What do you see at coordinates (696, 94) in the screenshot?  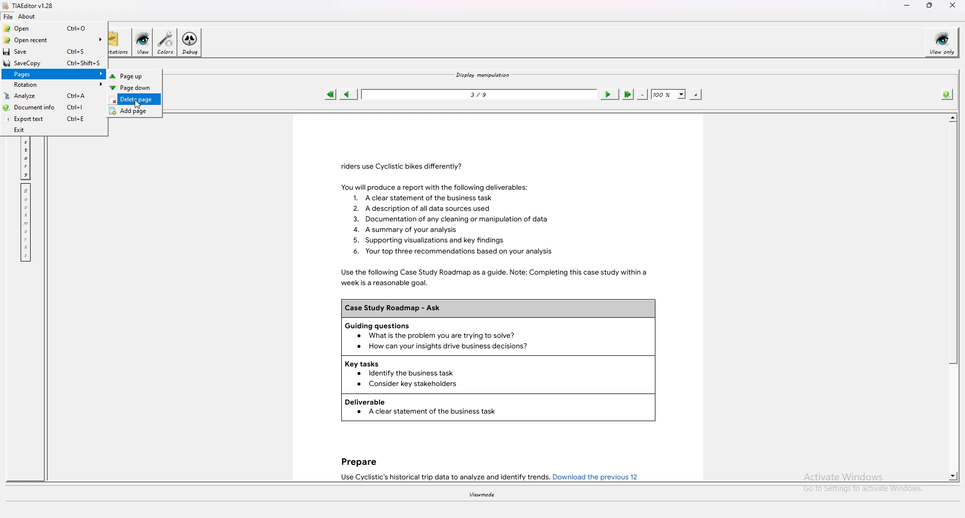 I see `zoom in` at bounding box center [696, 94].